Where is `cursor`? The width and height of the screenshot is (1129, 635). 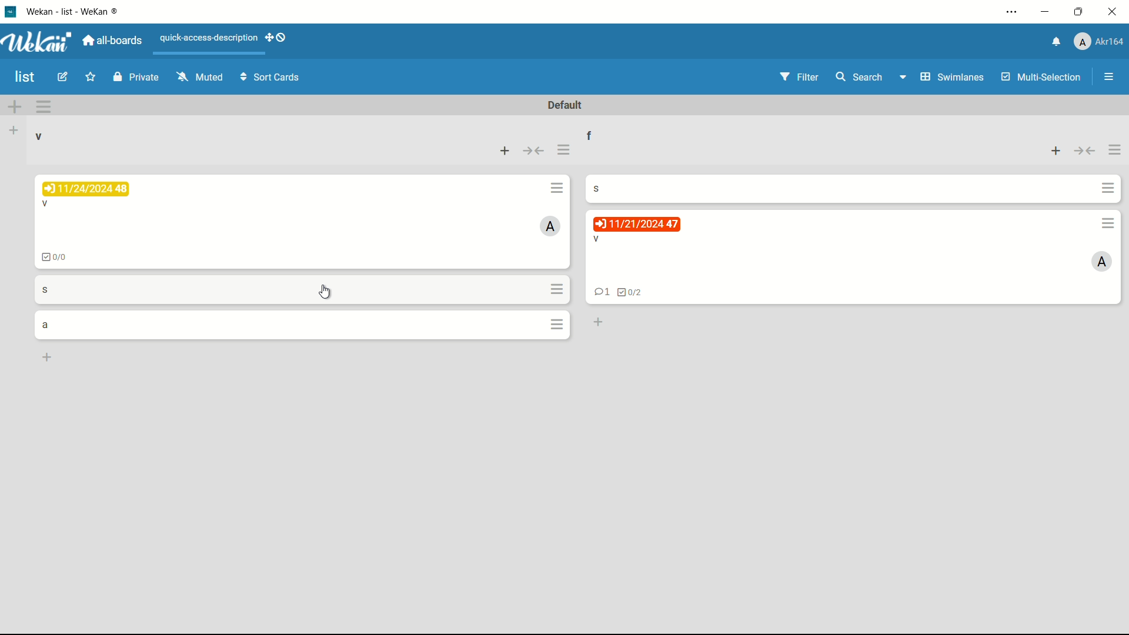 cursor is located at coordinates (325, 293).